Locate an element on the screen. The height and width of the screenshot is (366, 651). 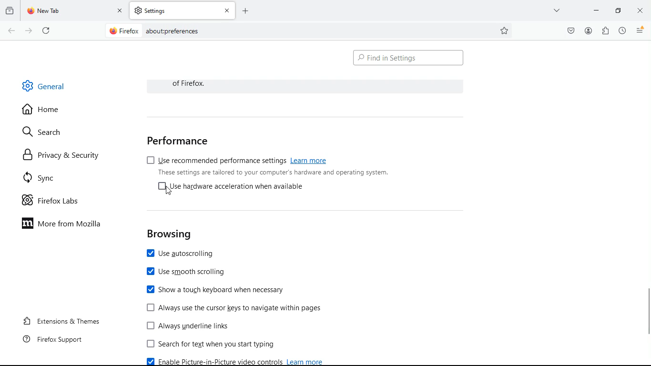
more from mozilla is located at coordinates (67, 225).